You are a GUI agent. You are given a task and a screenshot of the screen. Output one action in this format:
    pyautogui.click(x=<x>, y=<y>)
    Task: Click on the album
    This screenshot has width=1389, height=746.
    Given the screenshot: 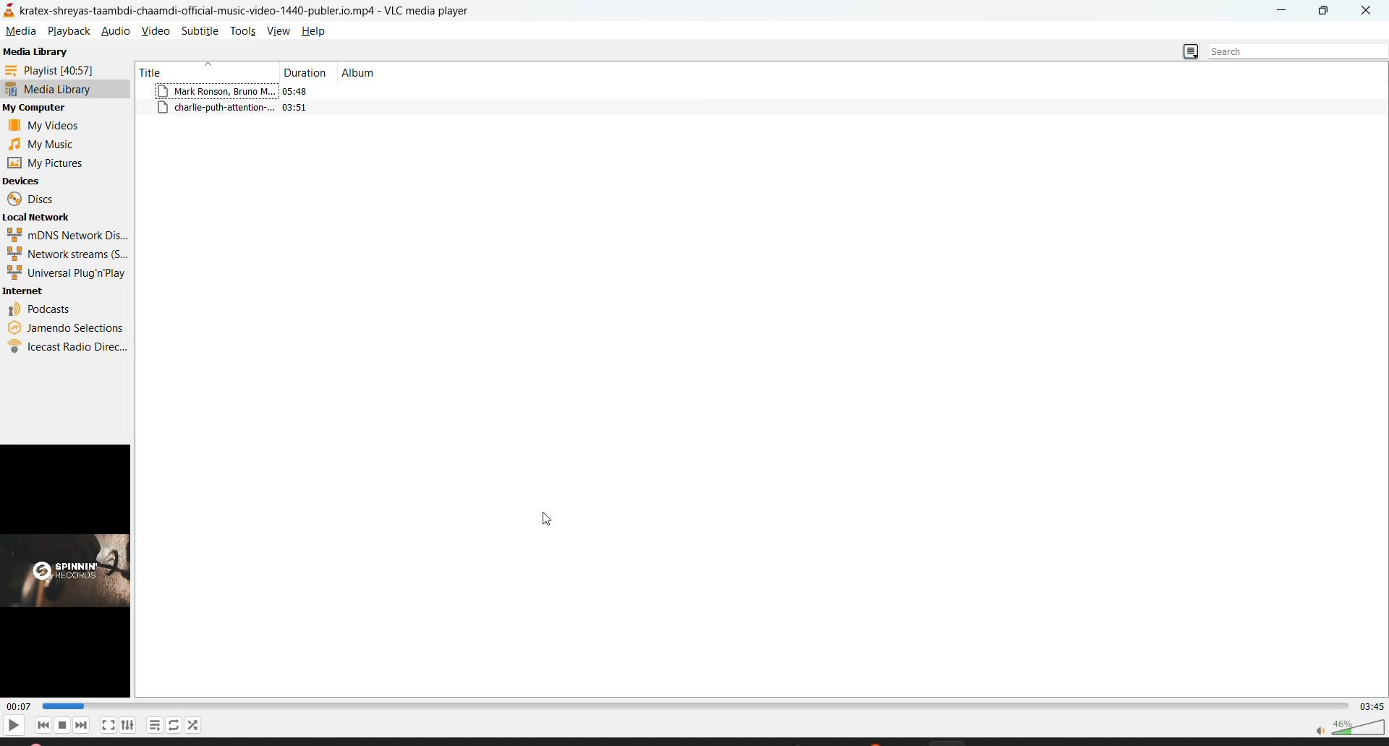 What is the action you would take?
    pyautogui.click(x=367, y=72)
    